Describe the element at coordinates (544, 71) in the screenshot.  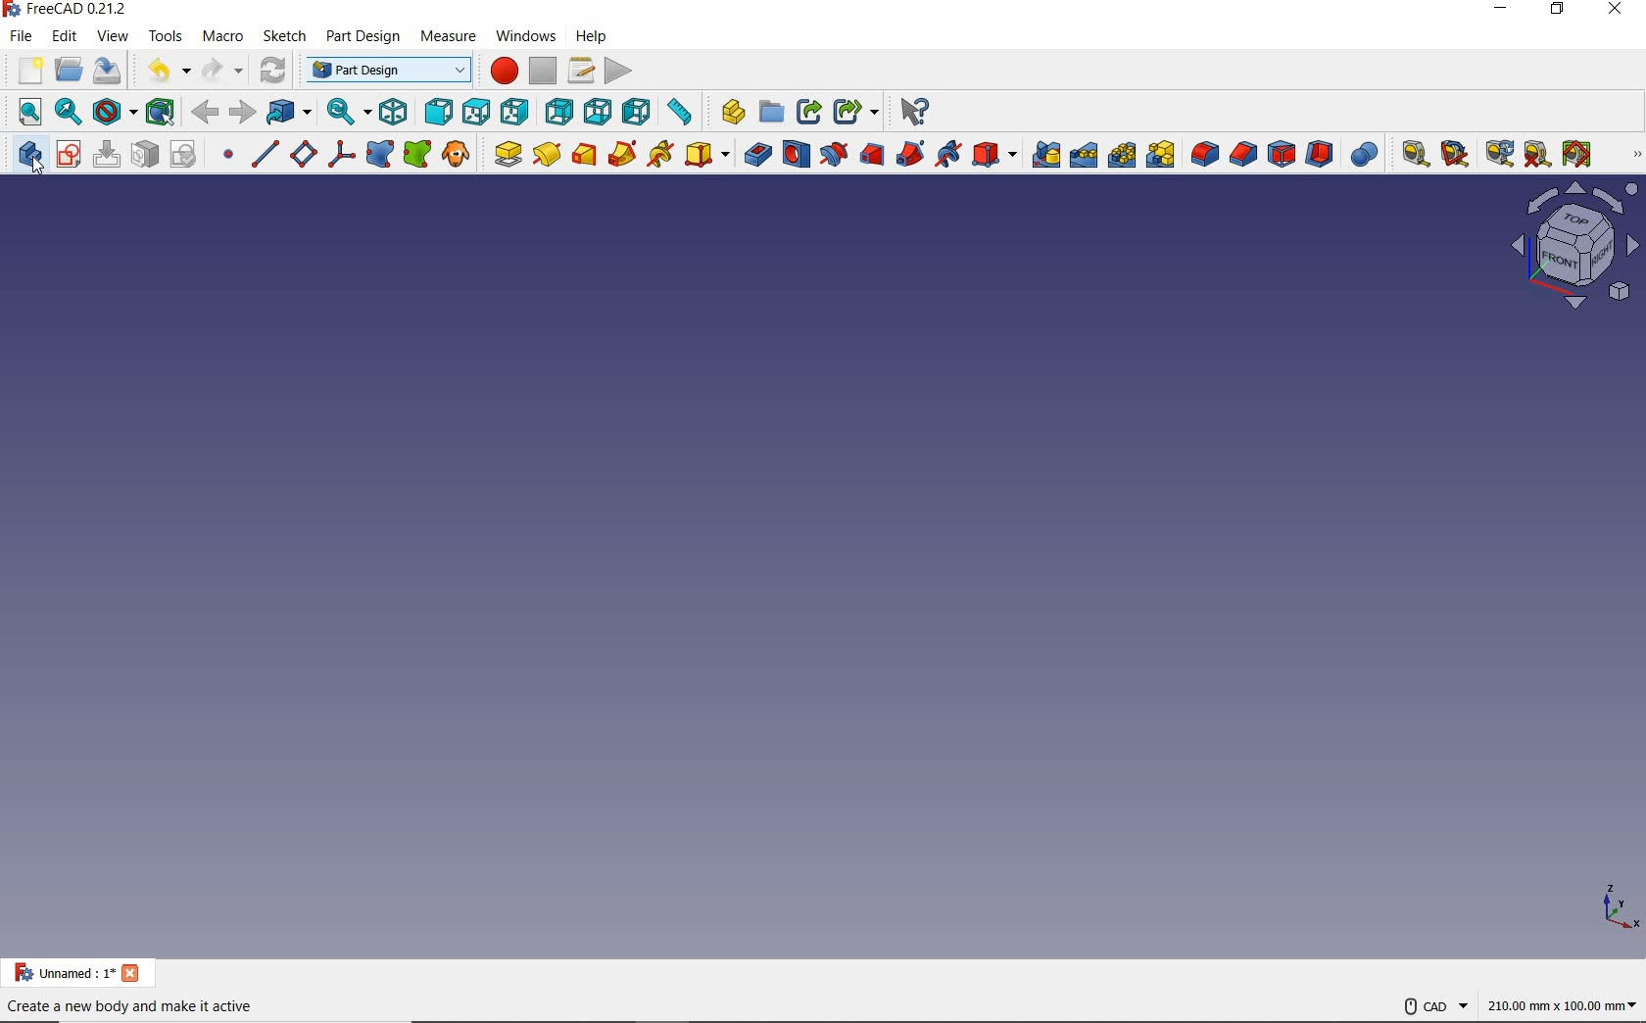
I see `stop macro reading` at that location.